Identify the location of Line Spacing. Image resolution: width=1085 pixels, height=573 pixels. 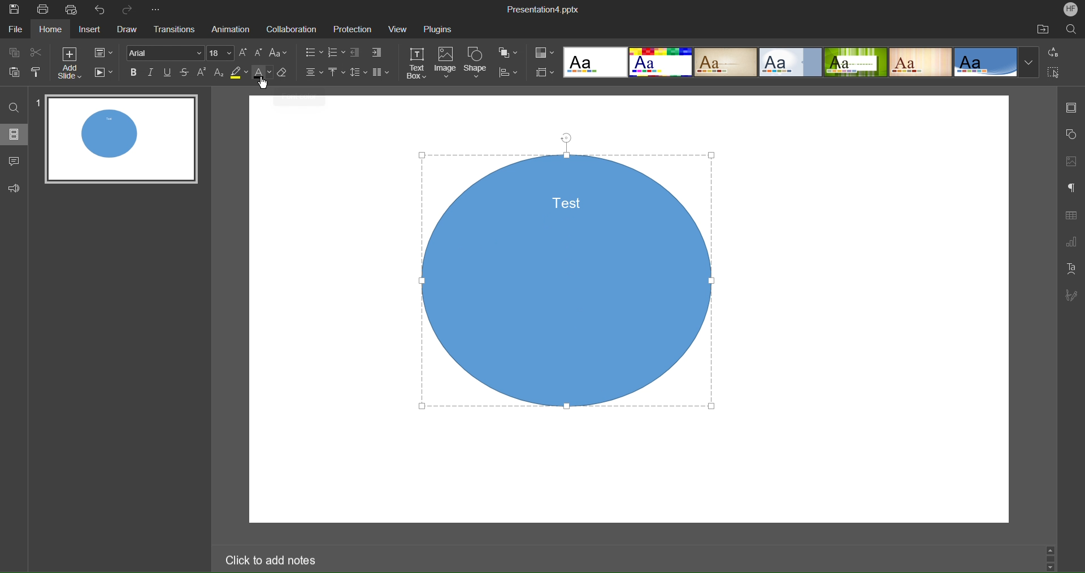
(359, 73).